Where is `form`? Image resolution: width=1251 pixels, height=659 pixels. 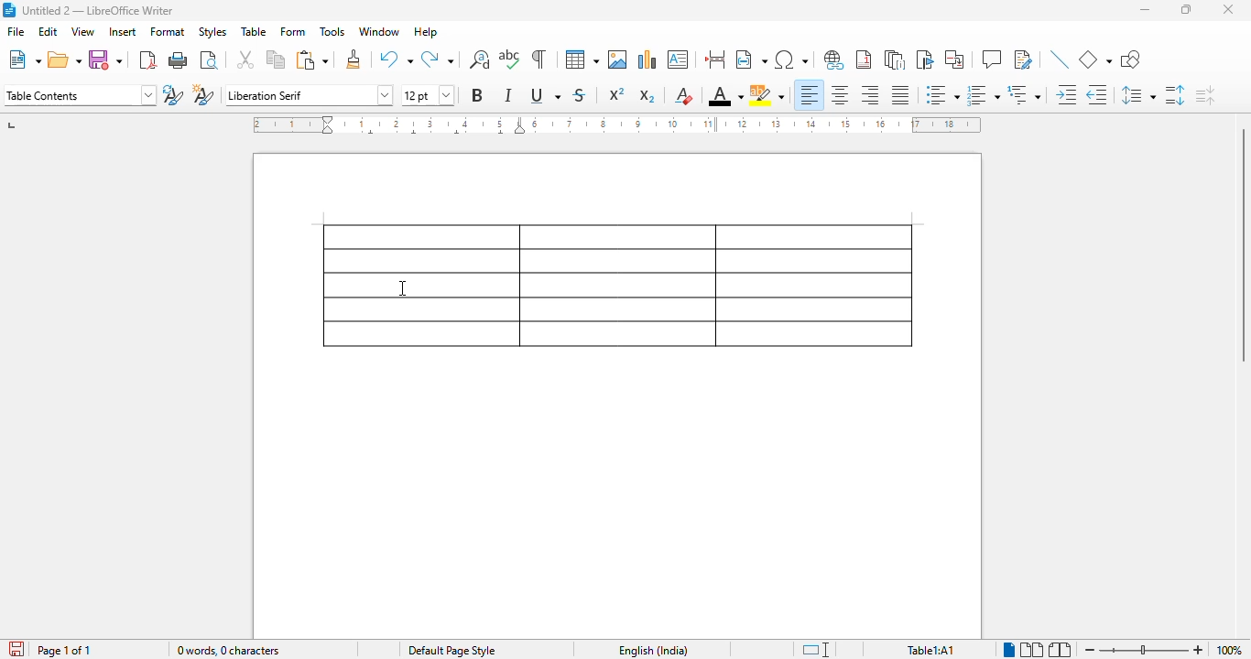 form is located at coordinates (294, 32).